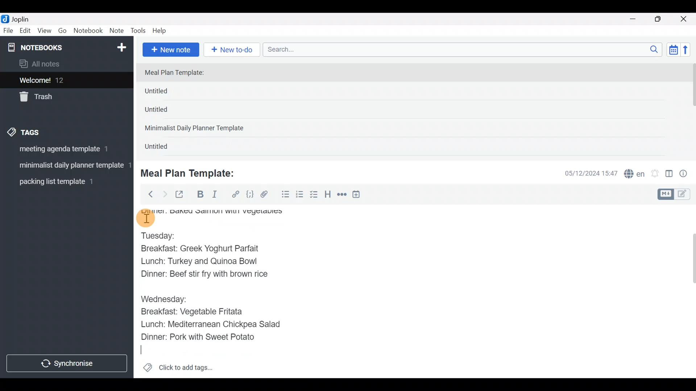  What do you see at coordinates (166, 299) in the screenshot?
I see `Wednesday:` at bounding box center [166, 299].